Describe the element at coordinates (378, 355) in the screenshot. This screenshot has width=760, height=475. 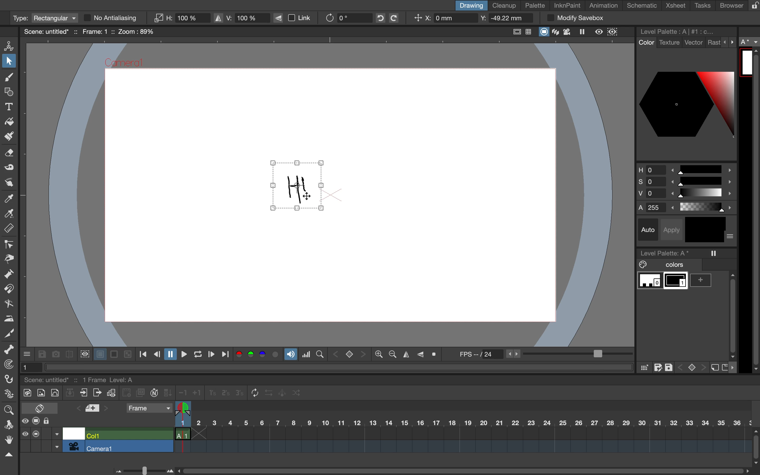
I see `zoom out` at that location.